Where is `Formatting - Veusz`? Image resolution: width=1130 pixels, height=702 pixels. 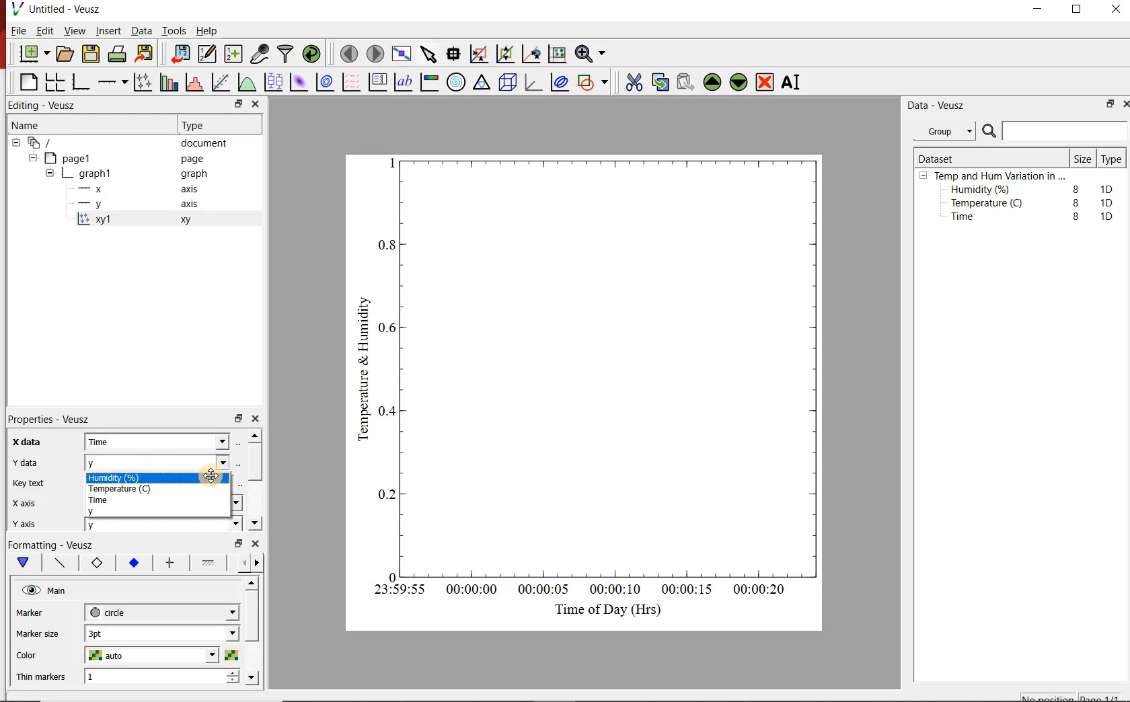 Formatting - Veusz is located at coordinates (54, 546).